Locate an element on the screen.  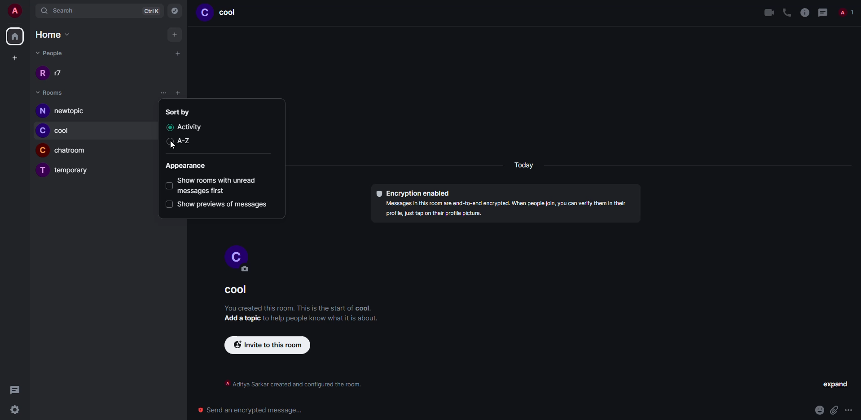
edit is located at coordinates (246, 270).